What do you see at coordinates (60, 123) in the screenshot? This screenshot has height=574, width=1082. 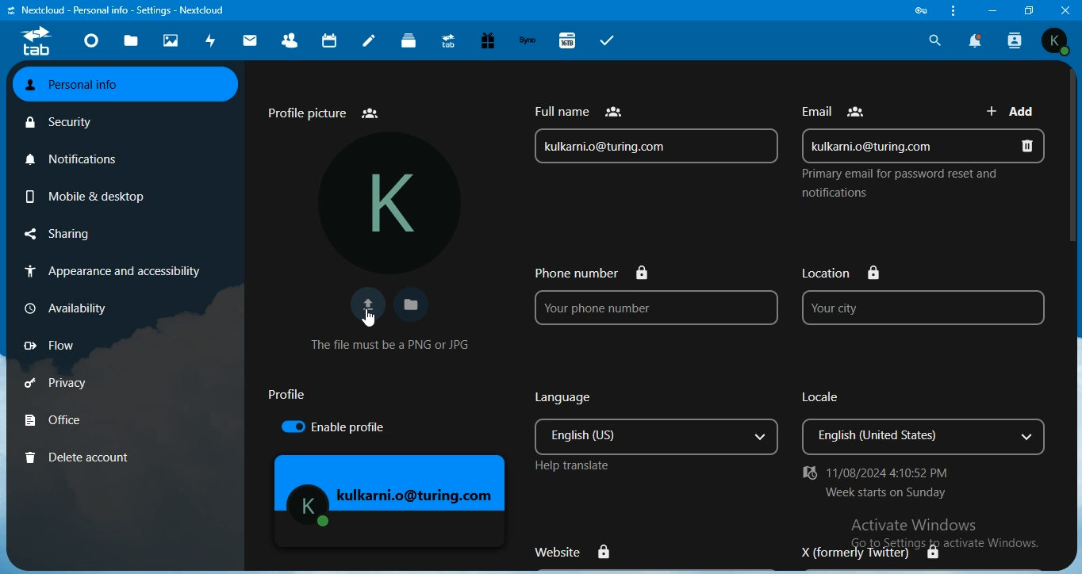 I see `security` at bounding box center [60, 123].